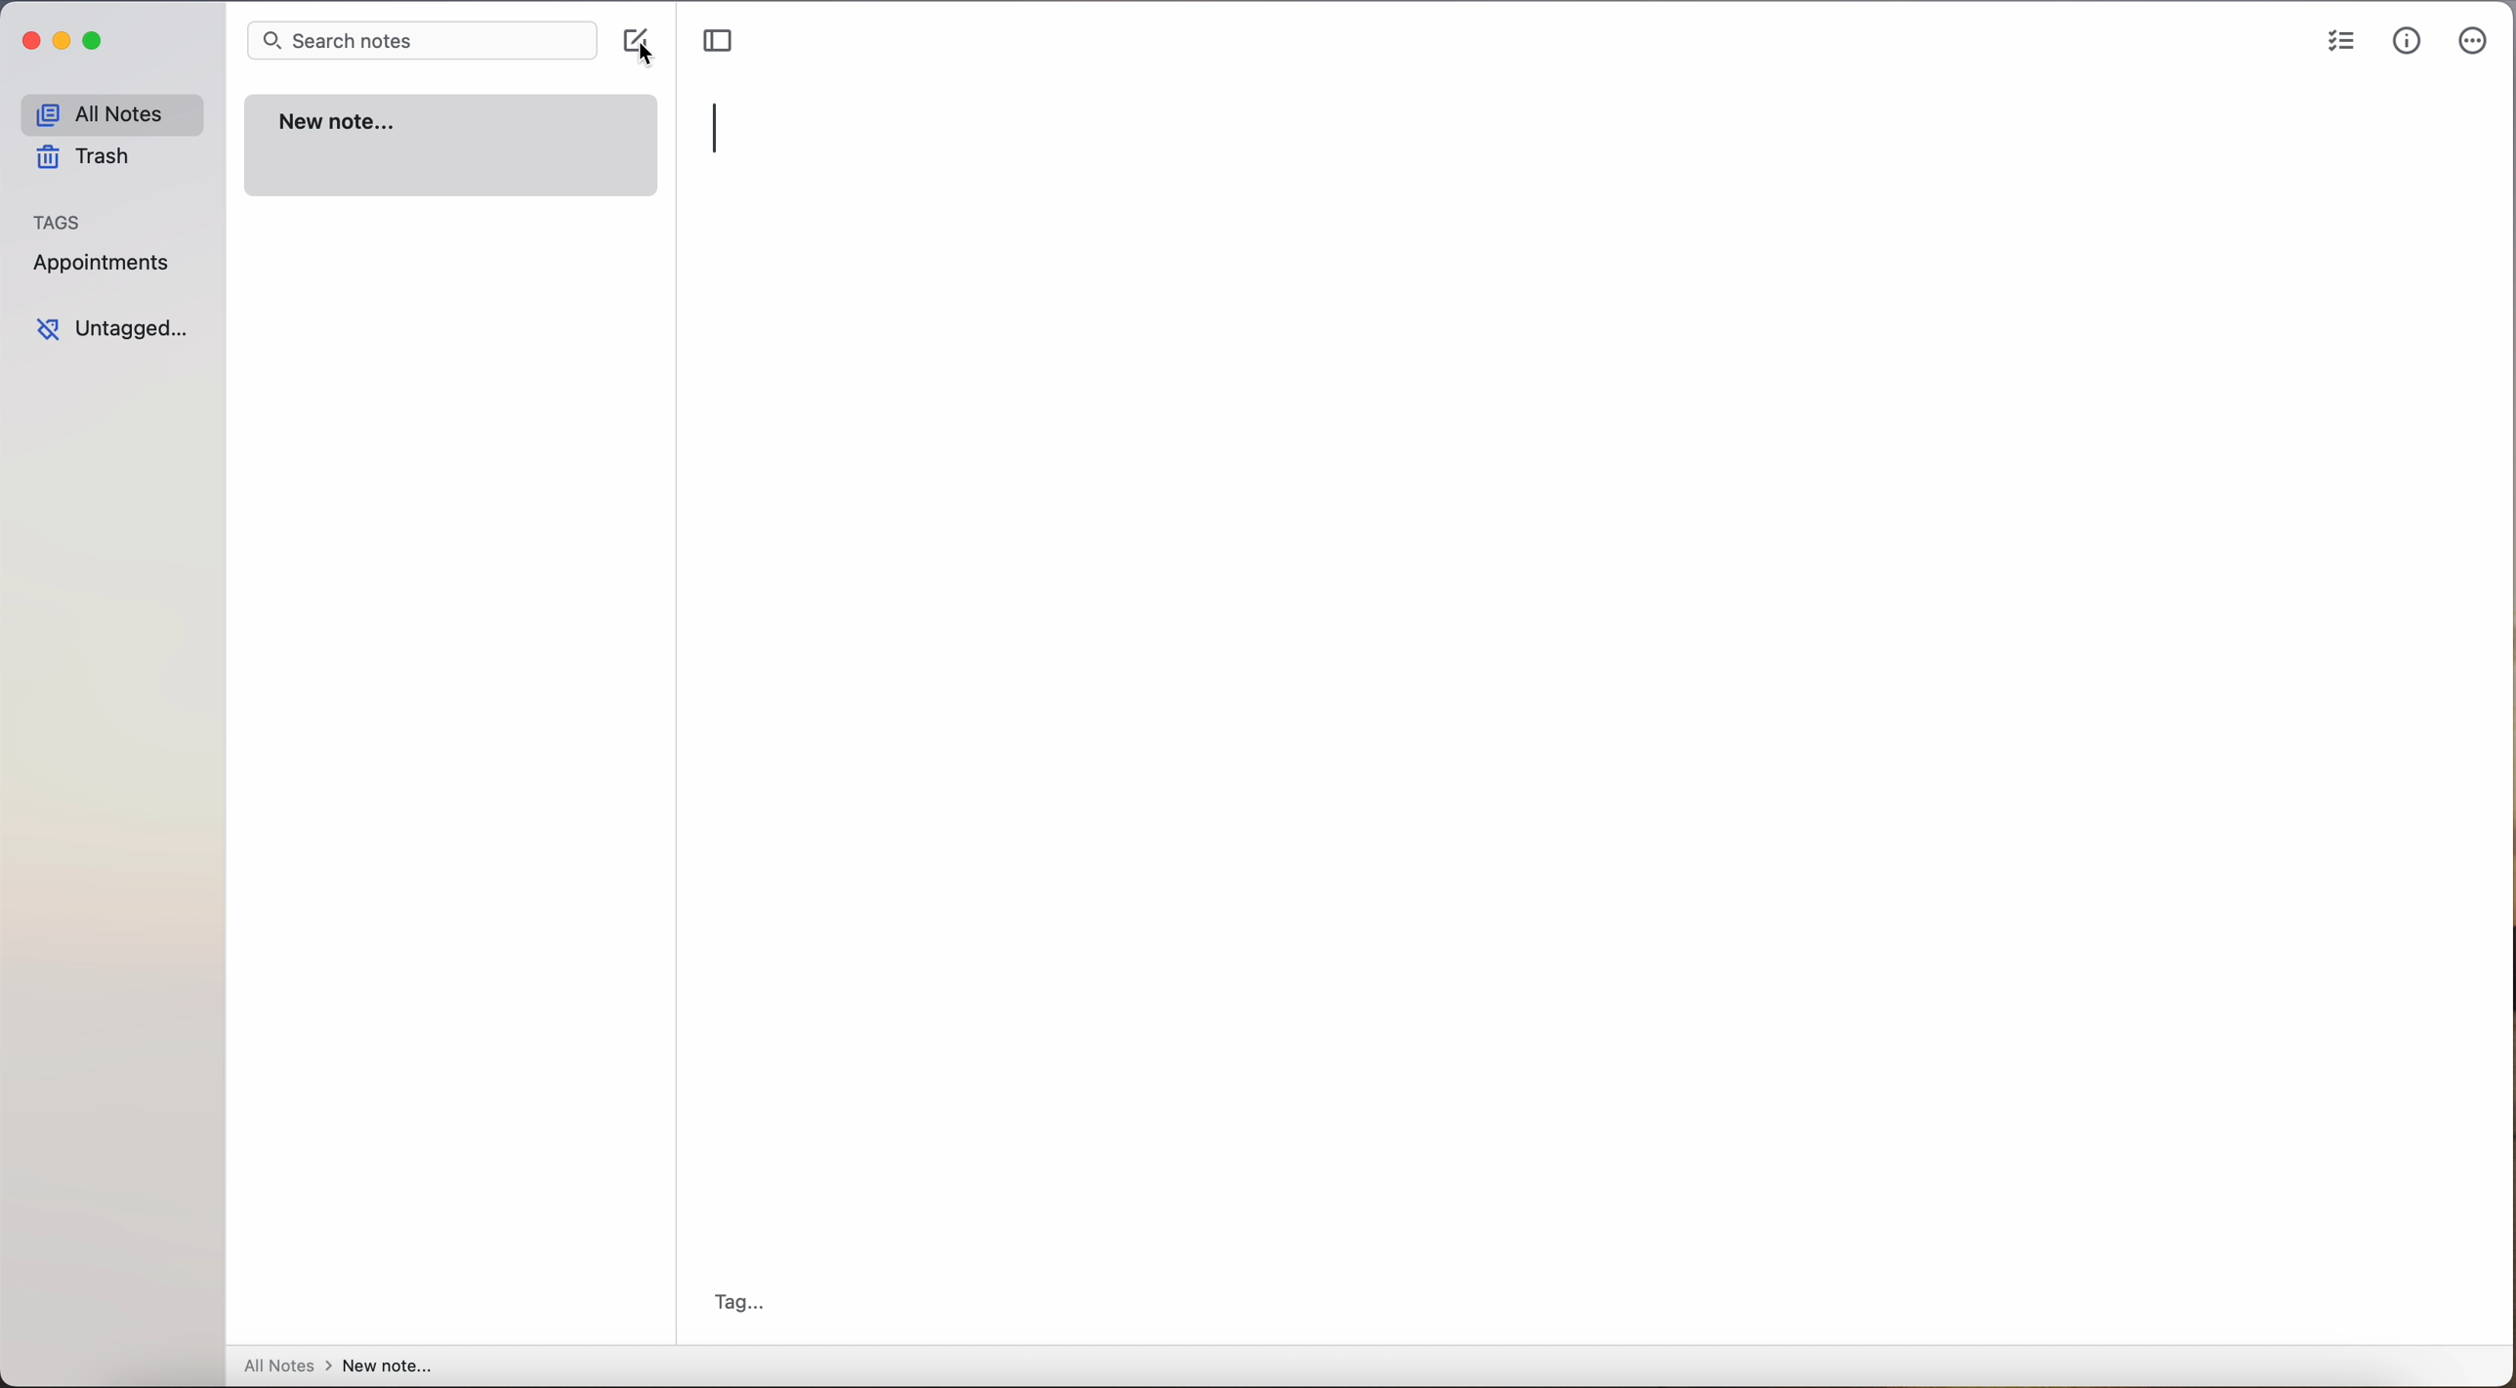 The height and width of the screenshot is (1388, 2516). Describe the element at coordinates (83, 157) in the screenshot. I see `trash` at that location.